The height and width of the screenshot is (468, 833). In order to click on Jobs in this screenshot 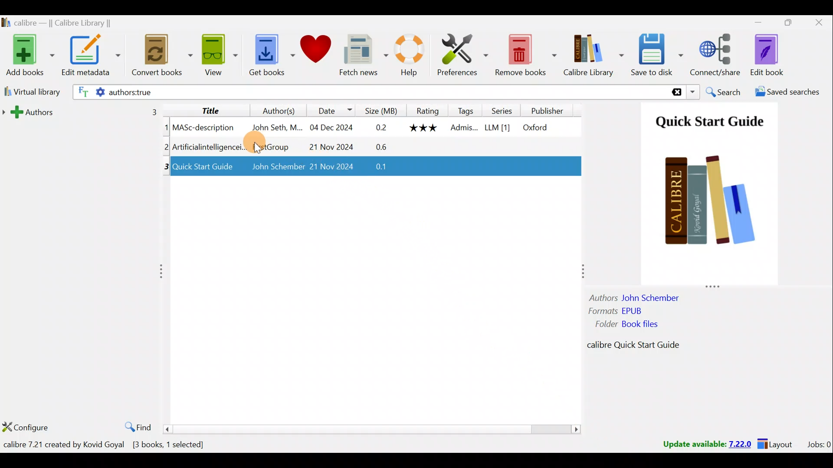, I will do `click(818, 444)`.